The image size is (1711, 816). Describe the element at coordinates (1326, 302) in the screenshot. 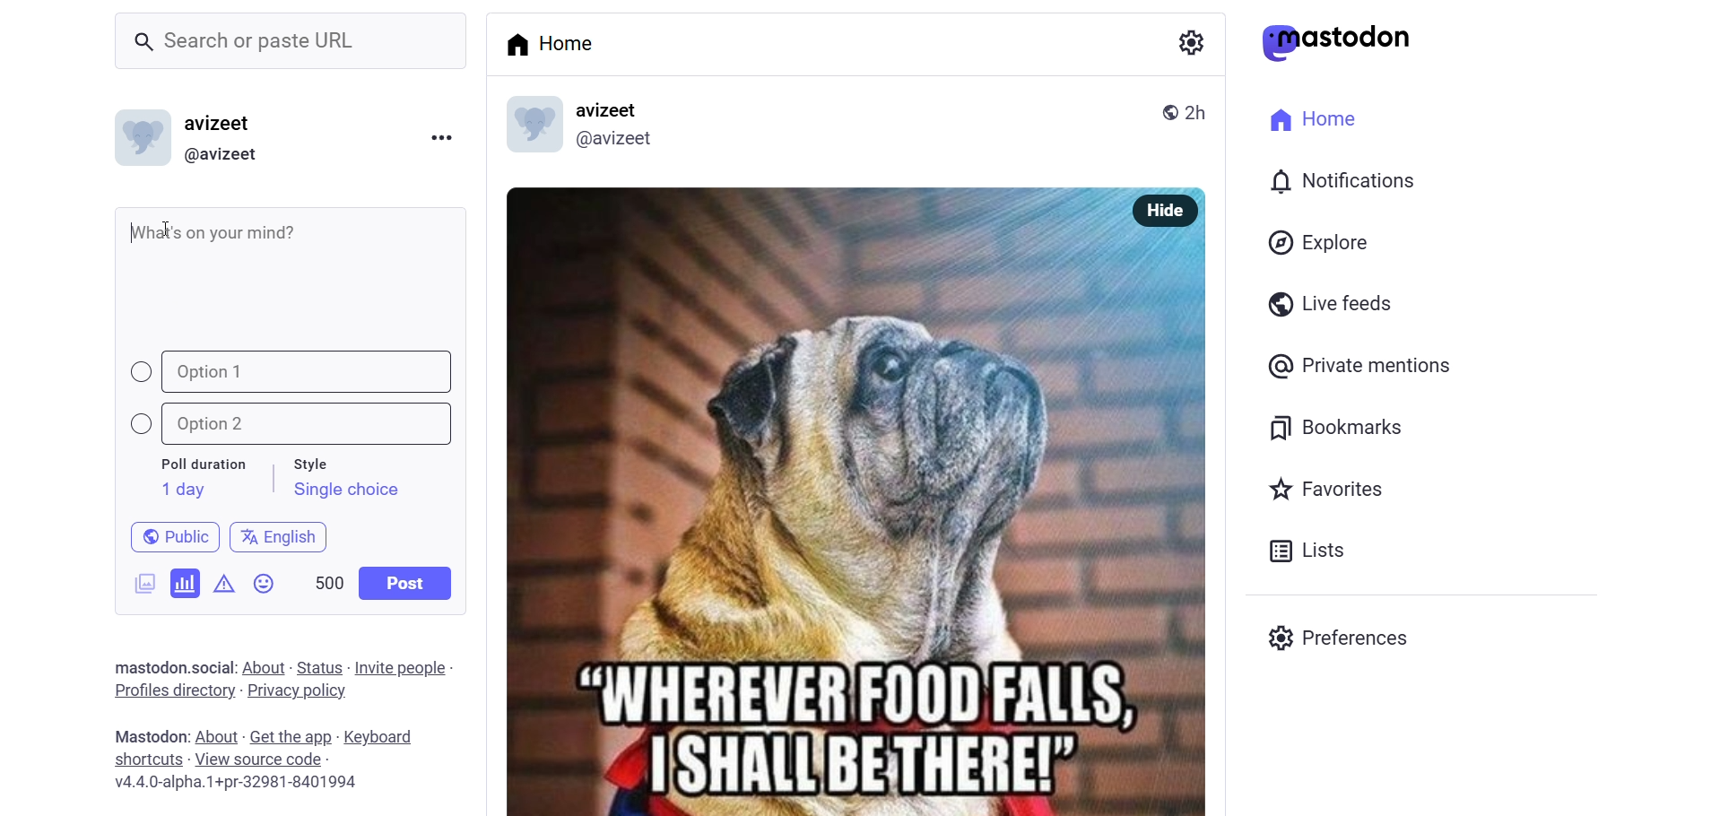

I see `live feed` at that location.